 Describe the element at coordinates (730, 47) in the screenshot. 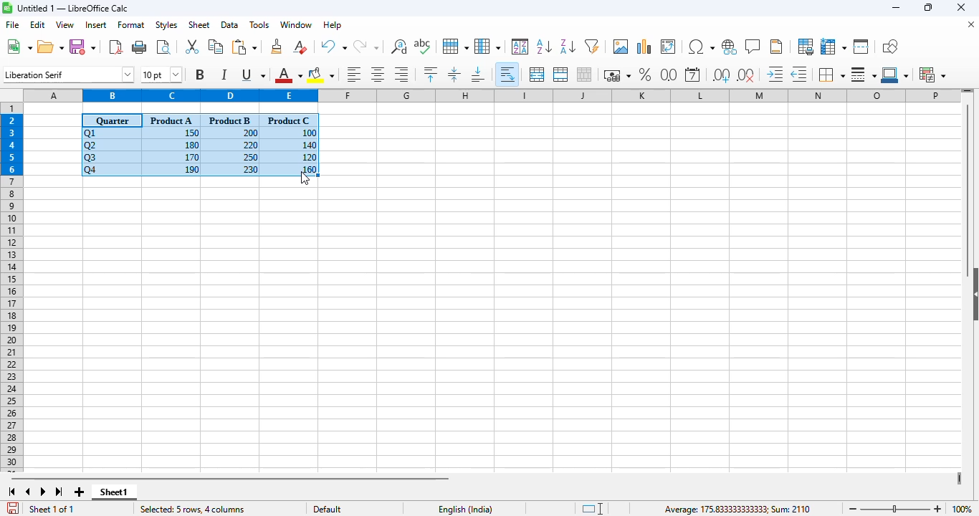

I see `insert hyperlink` at that location.